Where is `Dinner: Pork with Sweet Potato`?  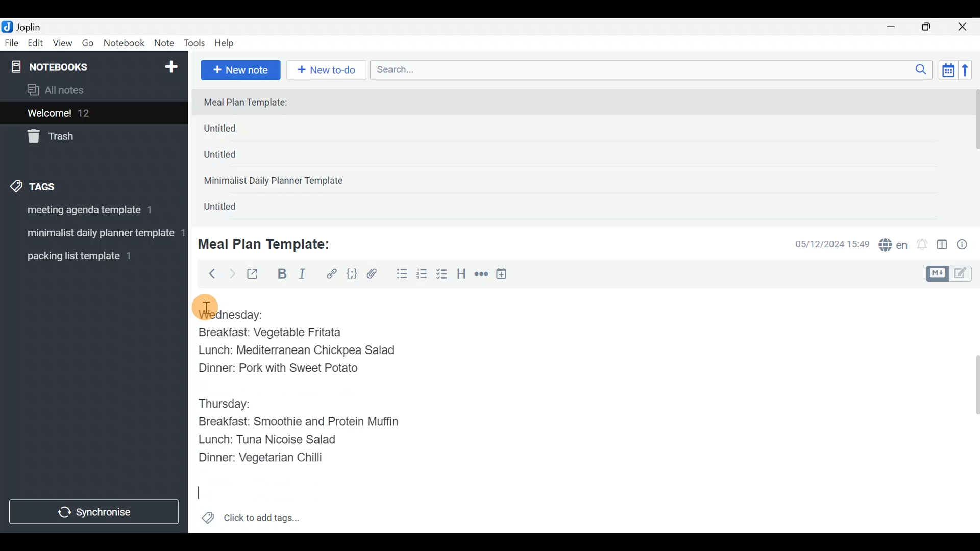
Dinner: Pork with Sweet Potato is located at coordinates (287, 368).